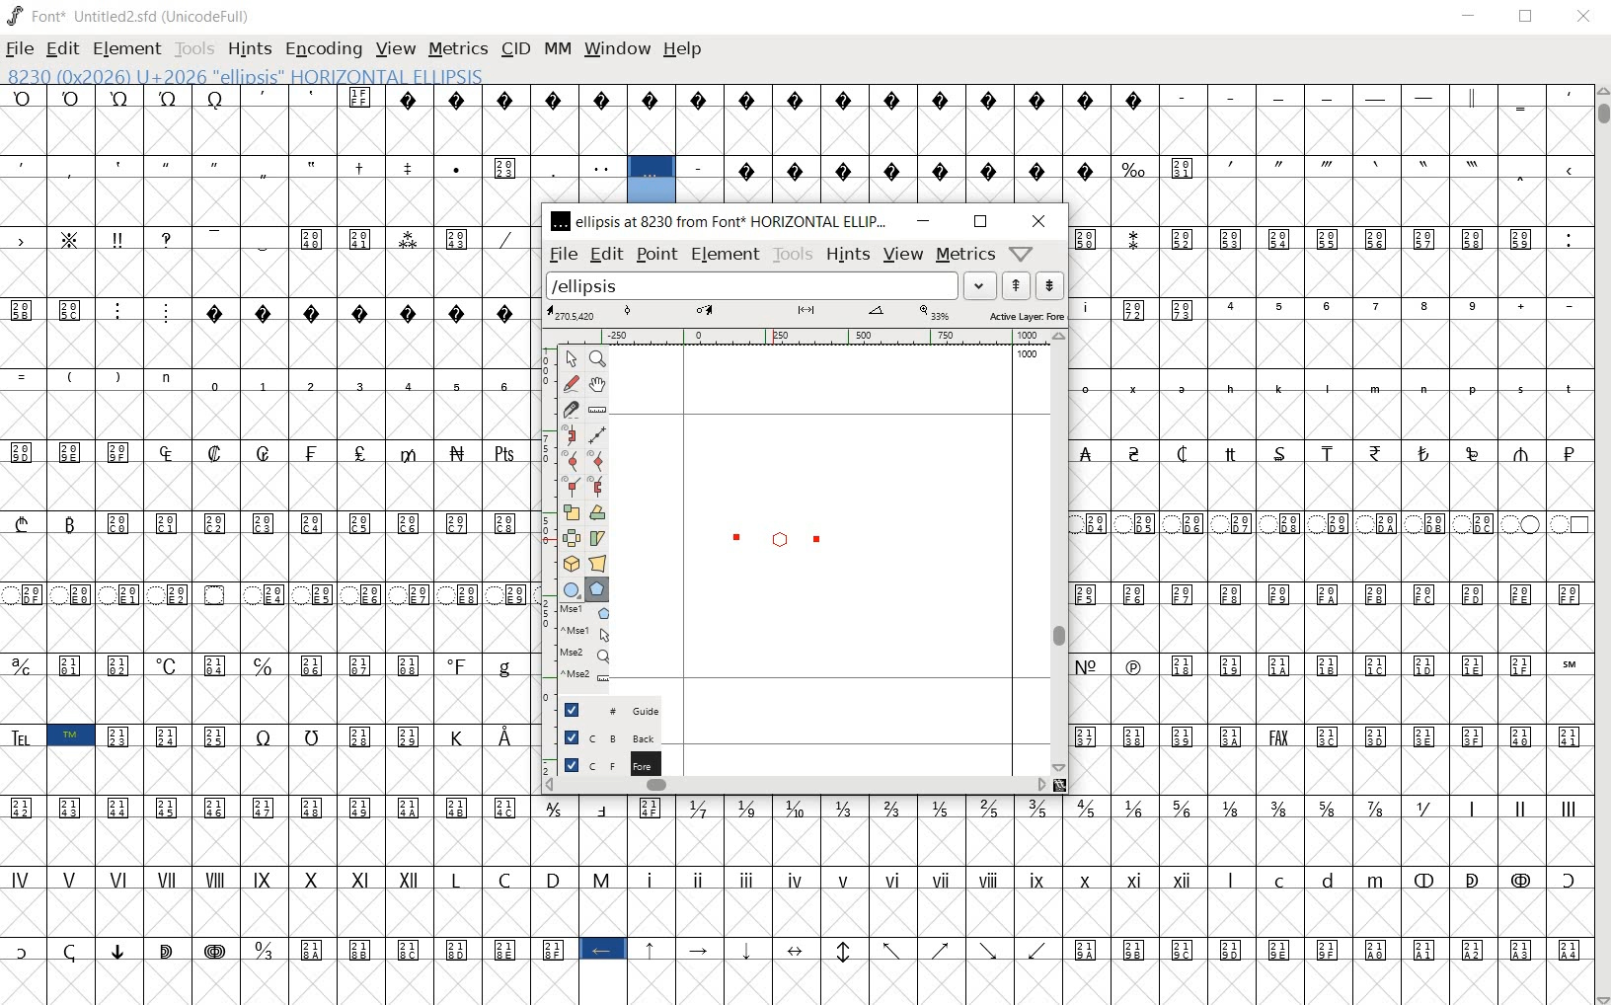  Describe the element at coordinates (807, 314) in the screenshot. I see `active layer: FOREGROUND` at that location.